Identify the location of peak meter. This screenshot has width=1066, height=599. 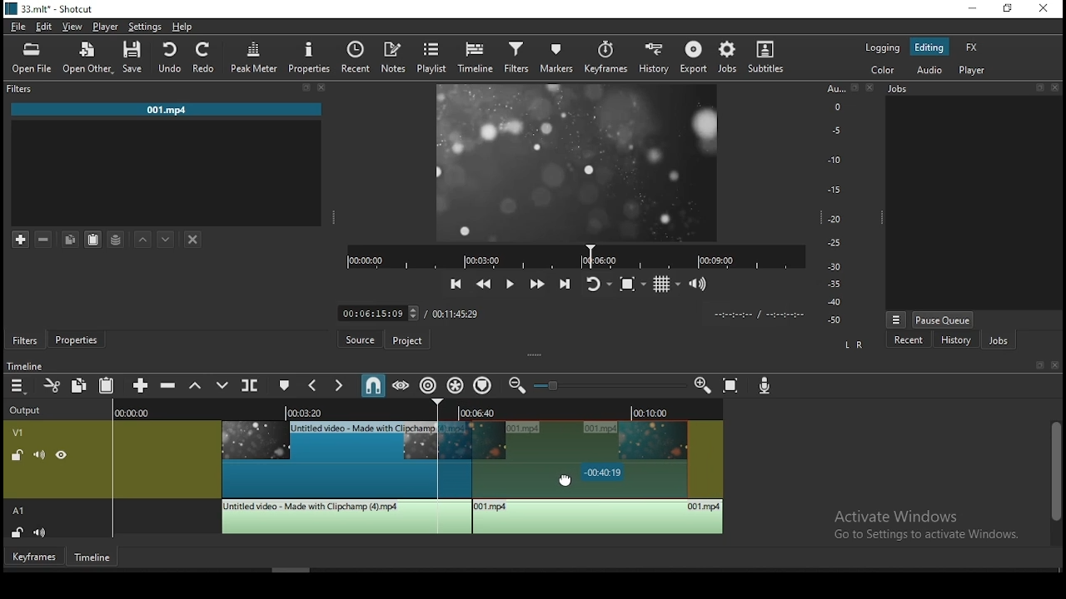
(253, 57).